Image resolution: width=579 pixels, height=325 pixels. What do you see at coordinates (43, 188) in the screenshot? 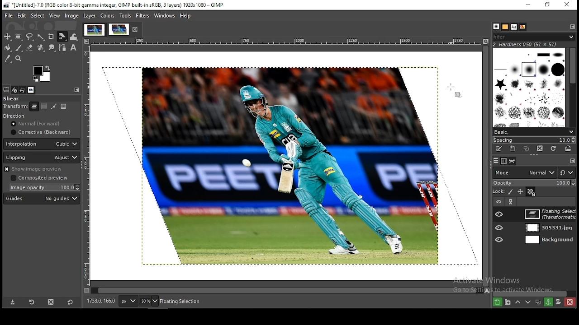
I see `image opacity` at bounding box center [43, 188].